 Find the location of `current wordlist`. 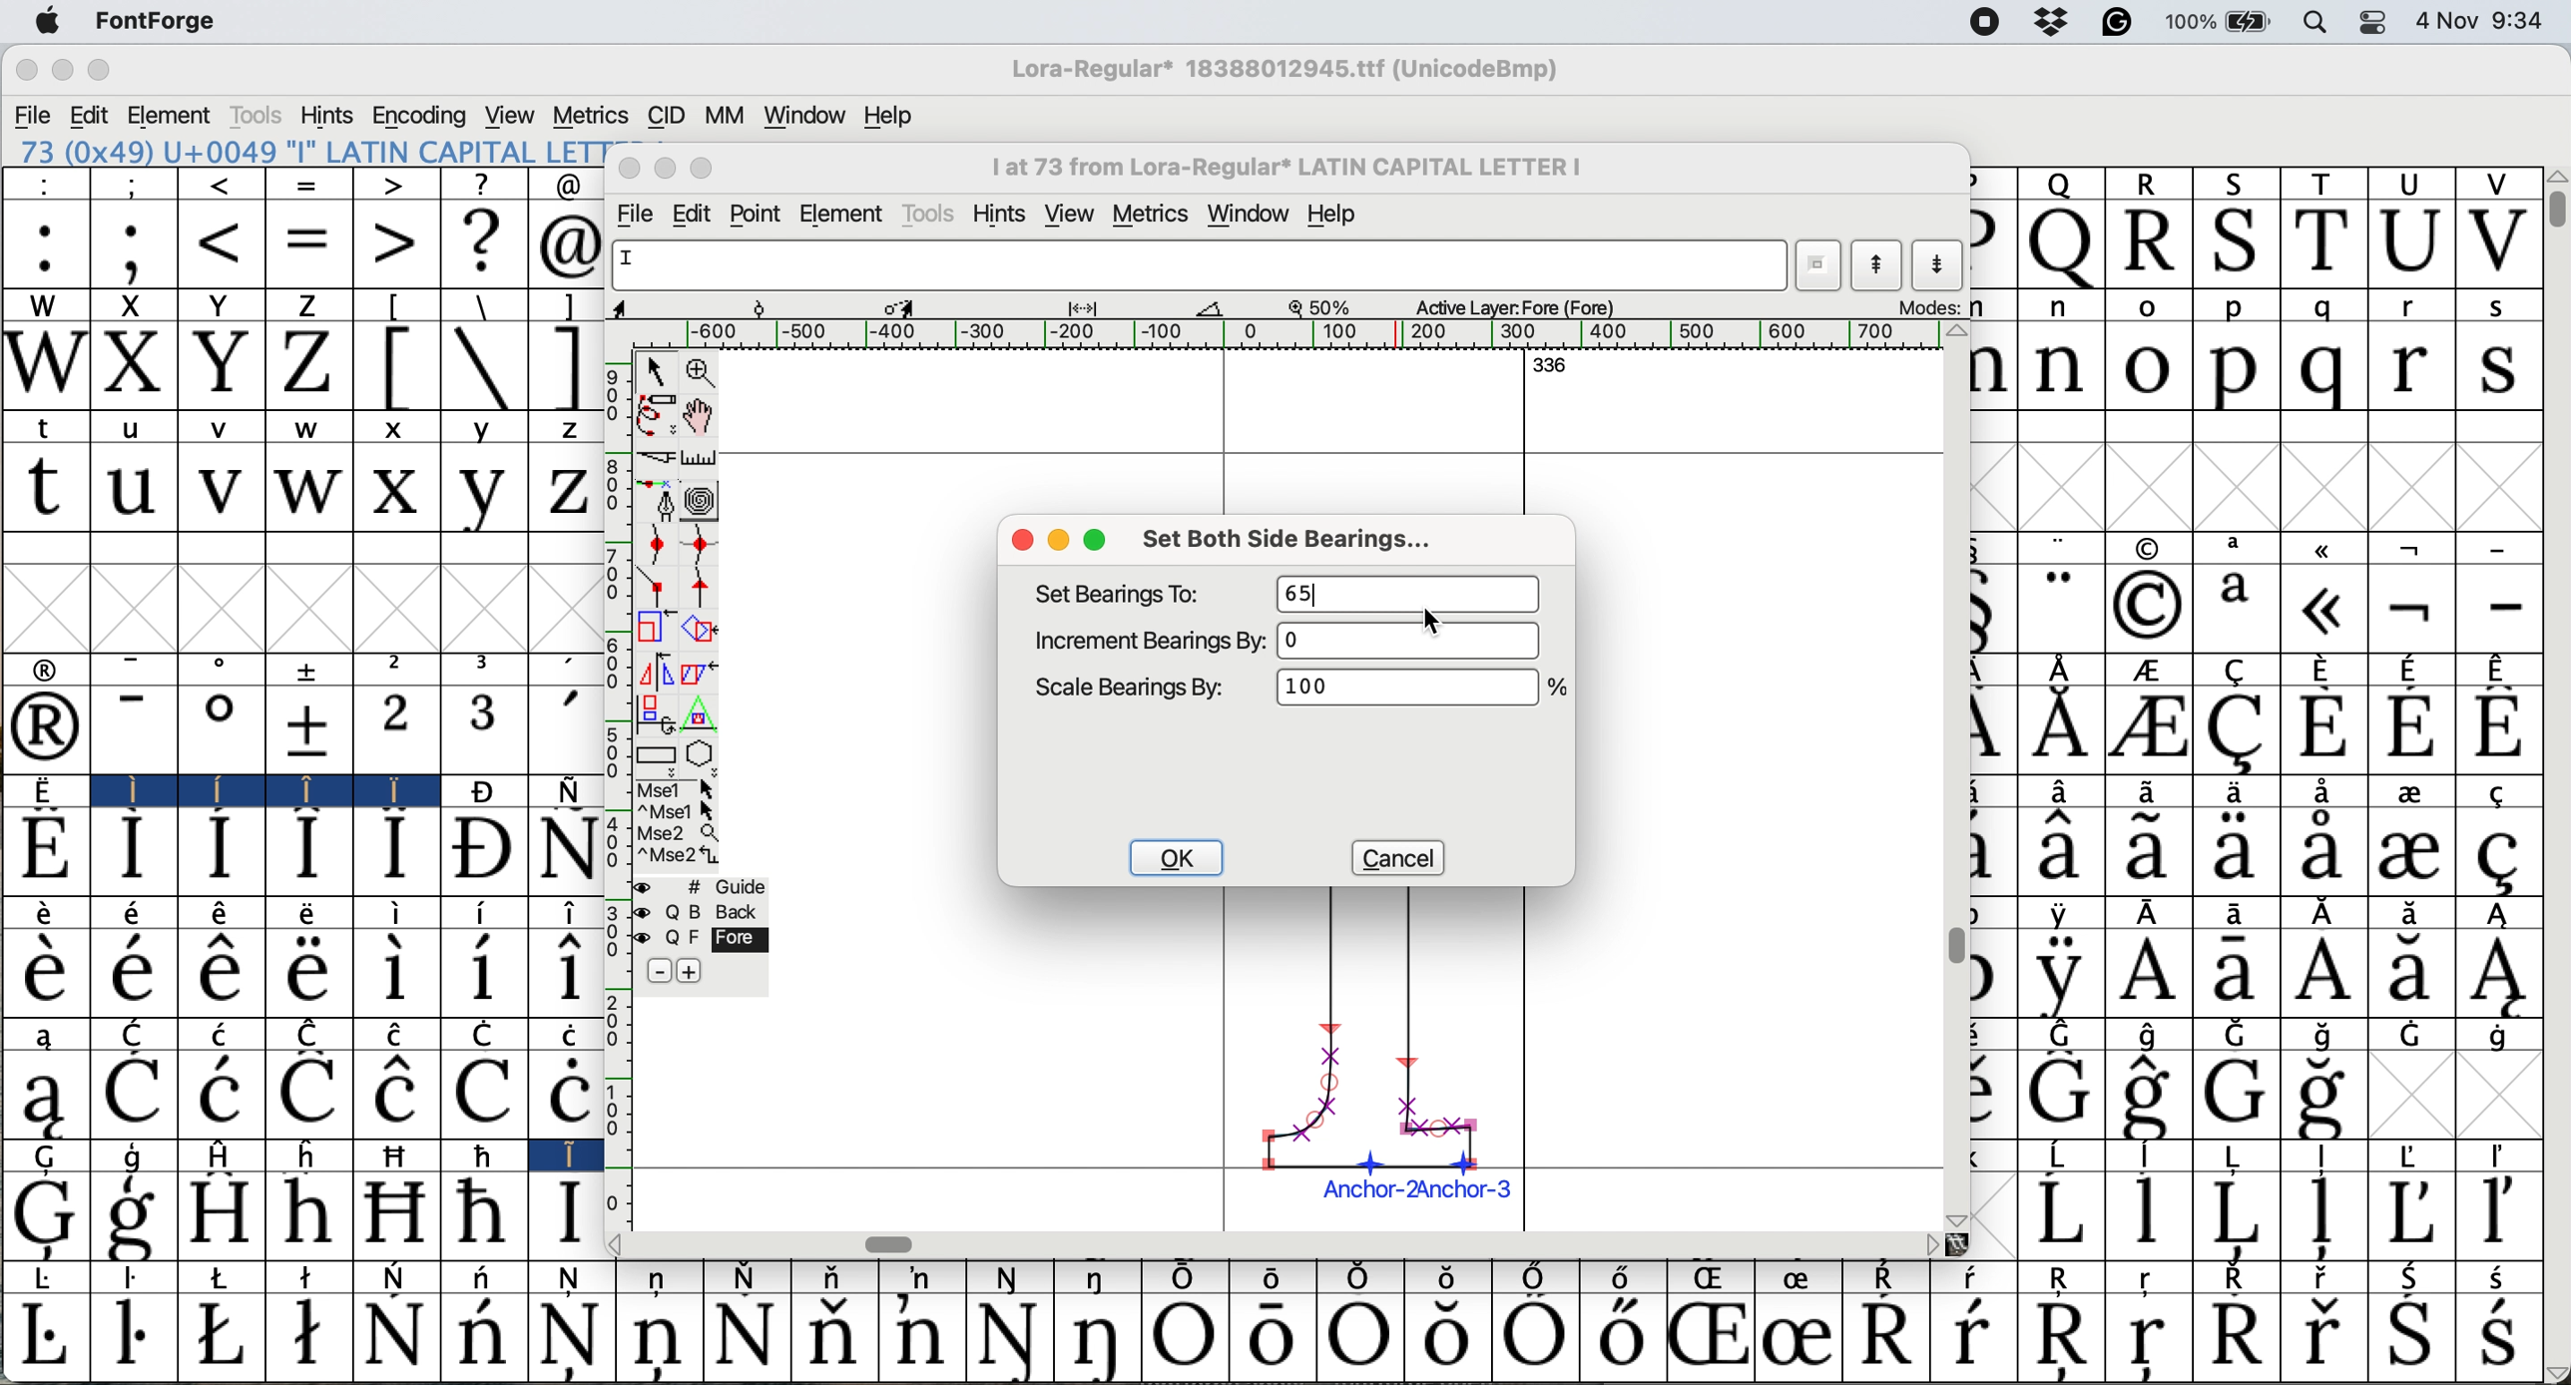

current wordlist is located at coordinates (1820, 266).